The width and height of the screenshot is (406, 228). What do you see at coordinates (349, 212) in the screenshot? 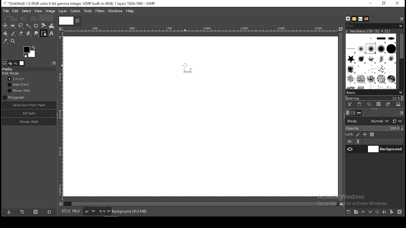
I see `create a new layer` at bounding box center [349, 212].